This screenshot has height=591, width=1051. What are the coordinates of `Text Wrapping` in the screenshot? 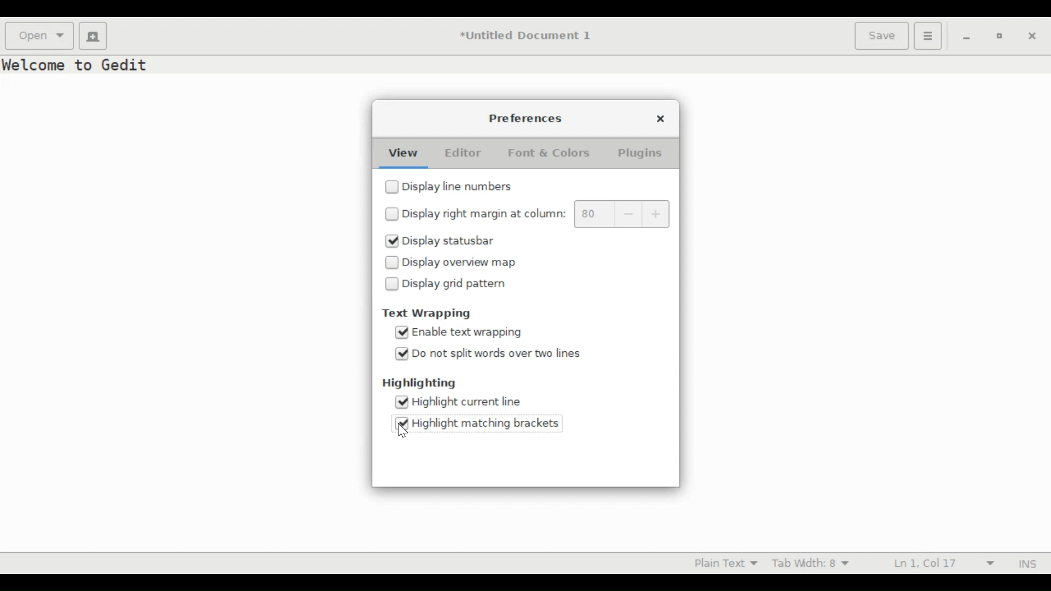 It's located at (428, 314).